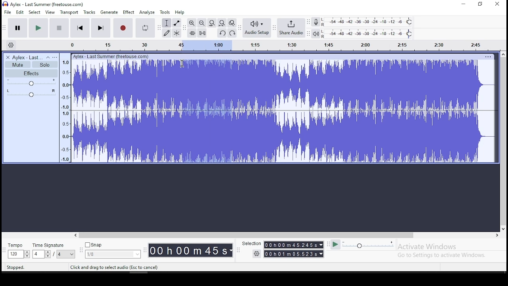 Image resolution: width=508 pixels, height=286 pixels. Describe the element at coordinates (192, 33) in the screenshot. I see `trim audio outside selection` at that location.